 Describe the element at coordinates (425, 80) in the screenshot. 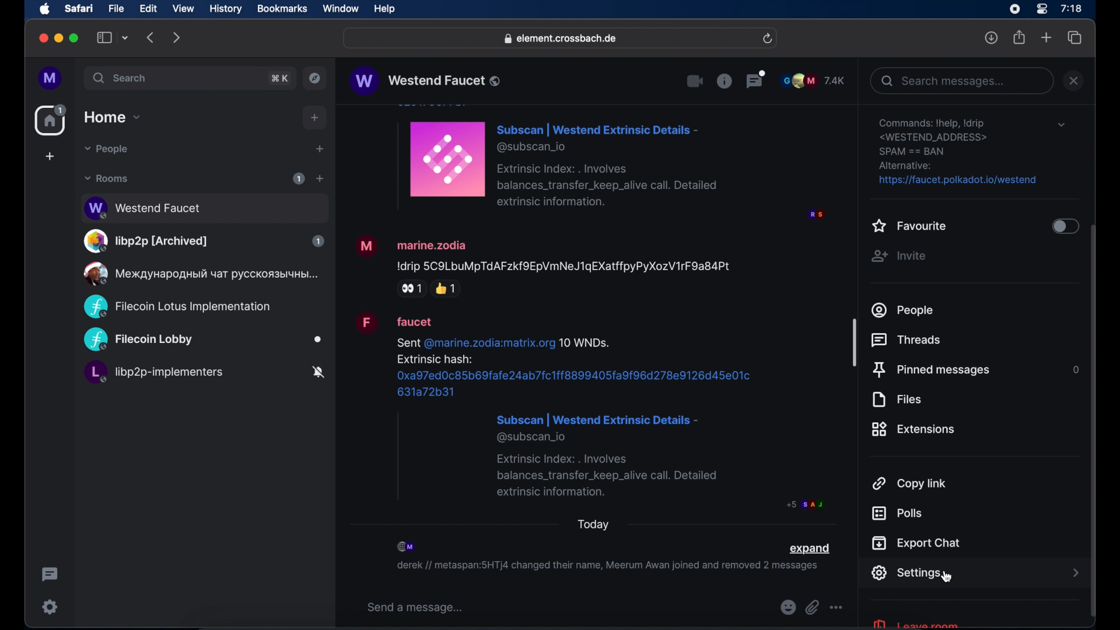

I see `room name` at that location.